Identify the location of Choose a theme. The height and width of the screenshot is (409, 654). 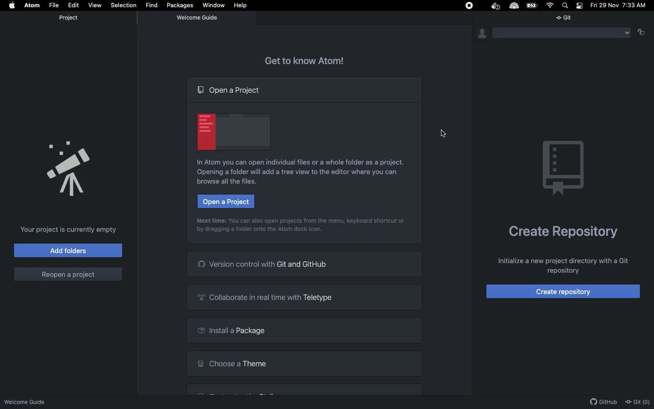
(304, 362).